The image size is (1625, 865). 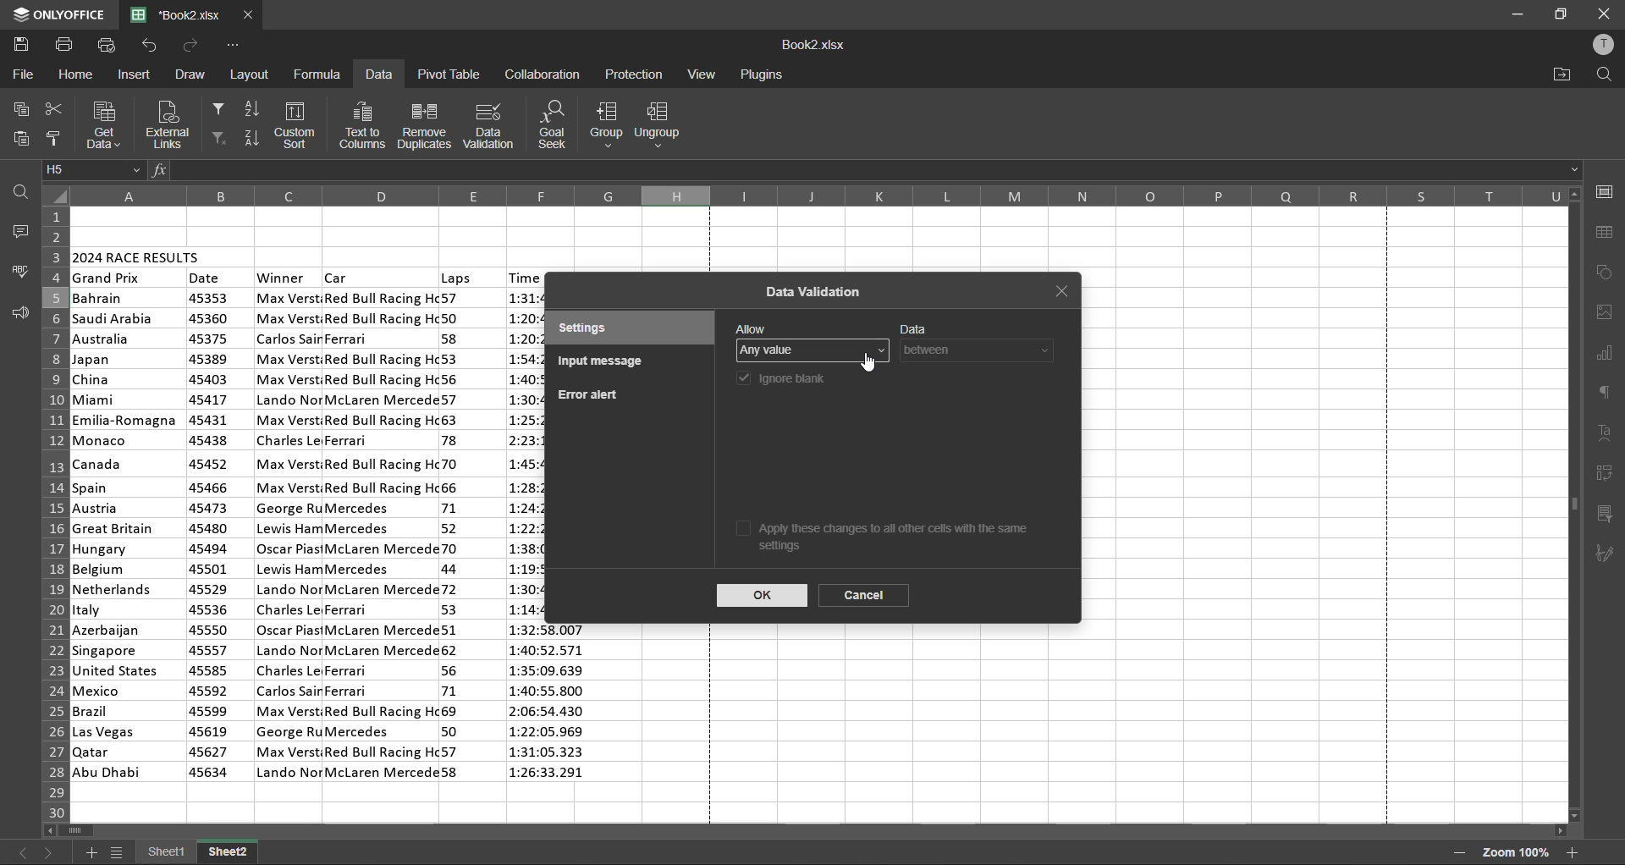 I want to click on shapes, so click(x=1606, y=273).